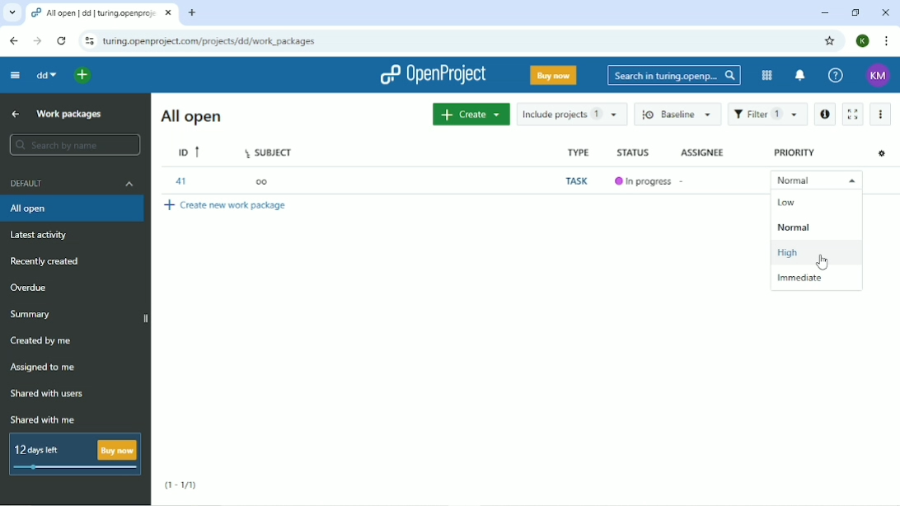  What do you see at coordinates (799, 76) in the screenshot?
I see `To notification center` at bounding box center [799, 76].